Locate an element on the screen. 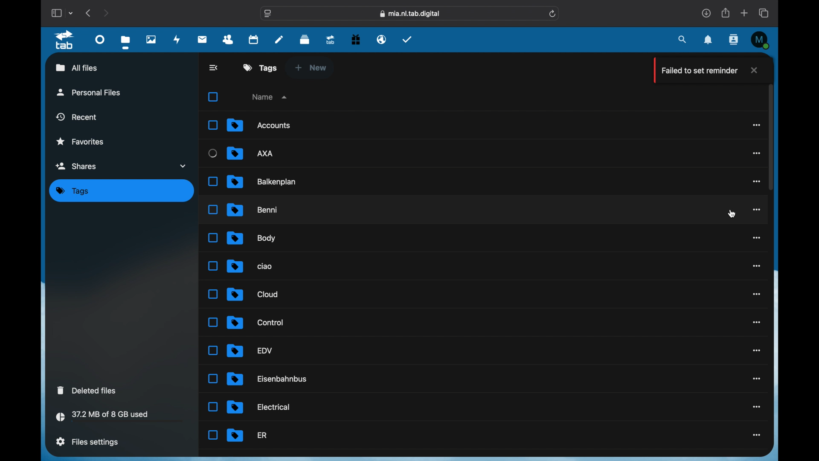 Image resolution: width=819 pixels, height=461 pixels. M is located at coordinates (761, 40).